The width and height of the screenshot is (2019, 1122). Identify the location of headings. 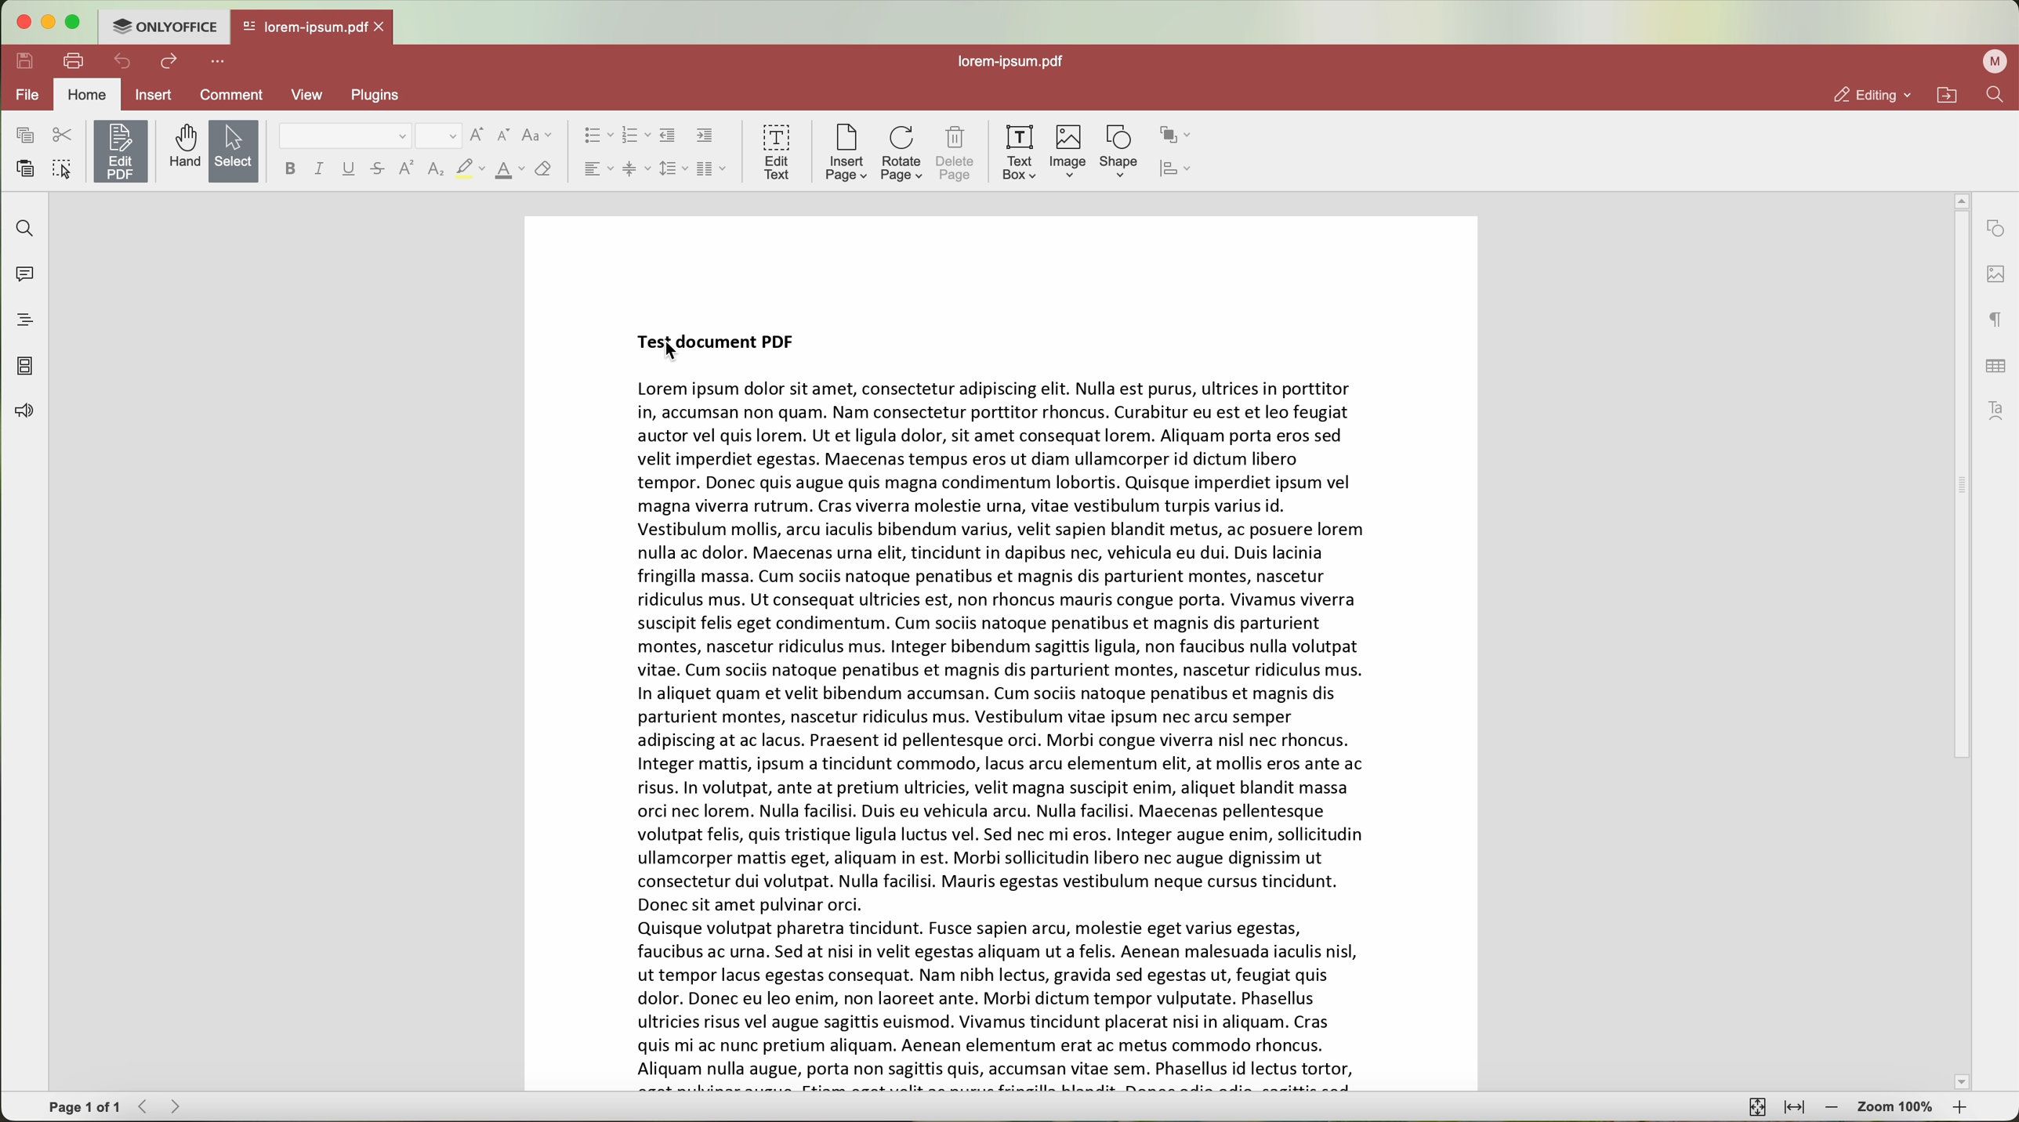
(27, 321).